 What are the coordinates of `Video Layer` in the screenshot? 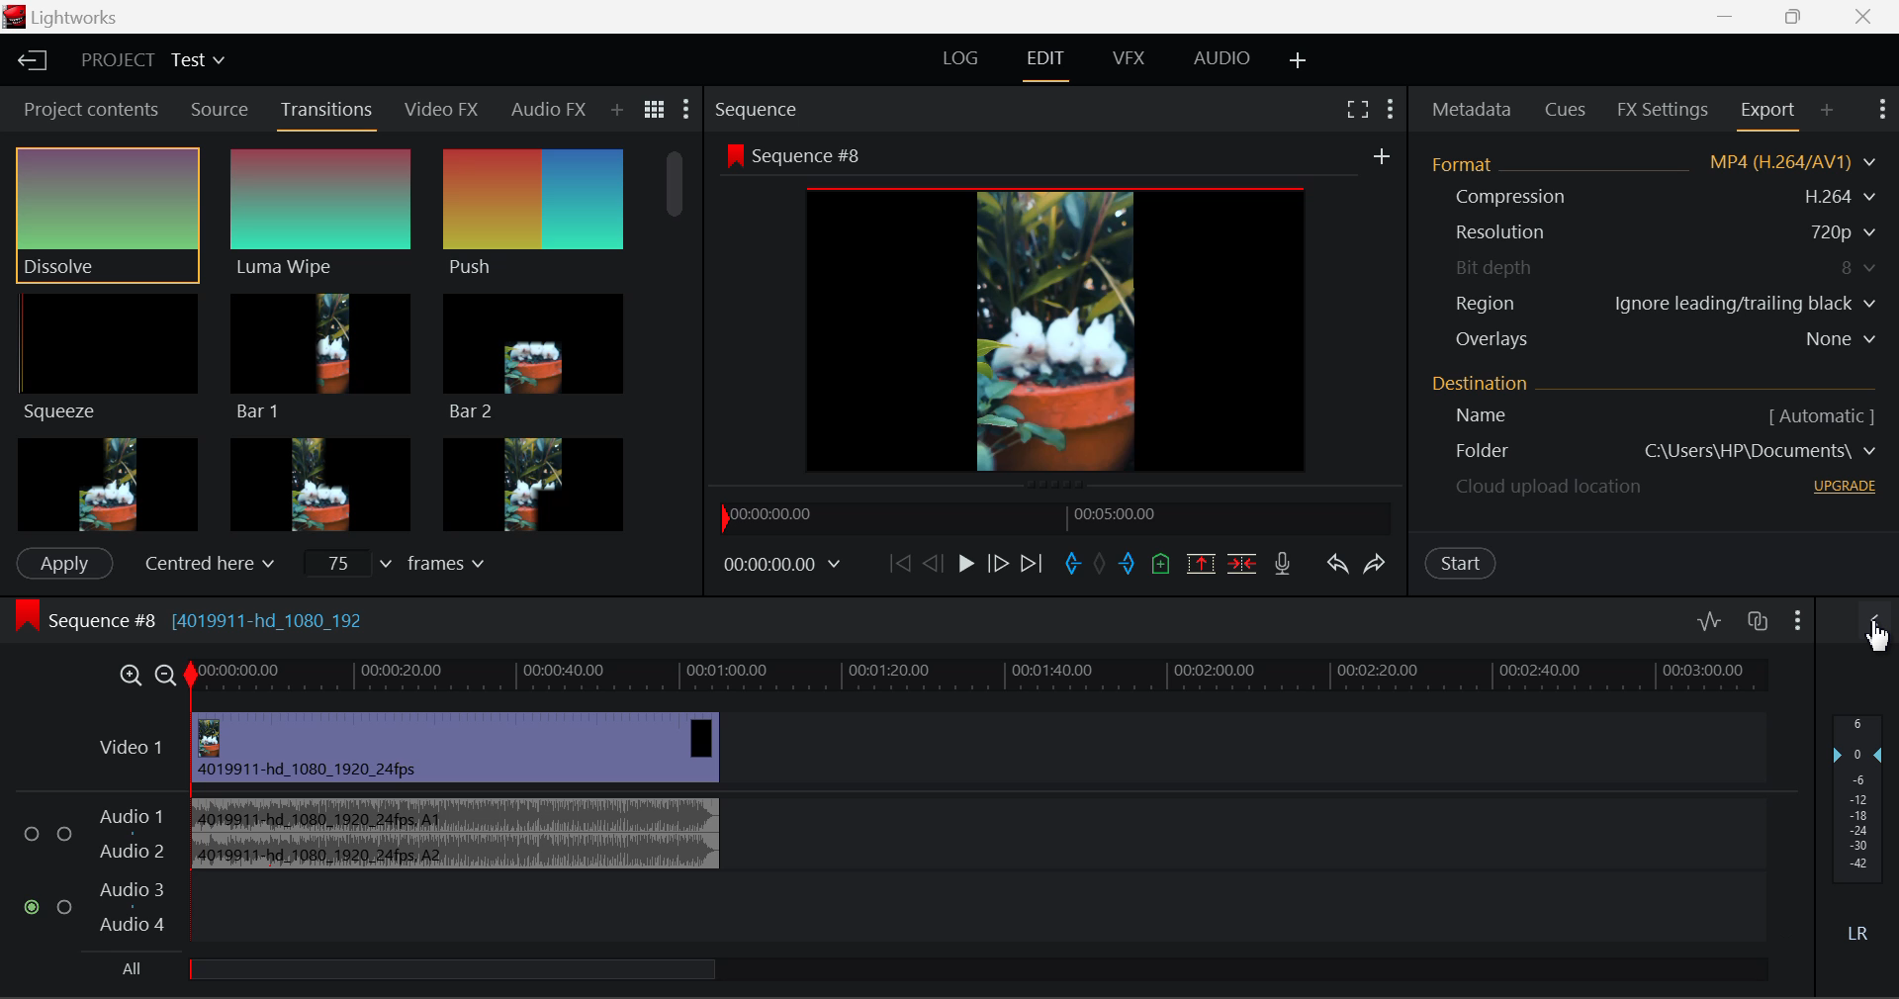 It's located at (927, 747).